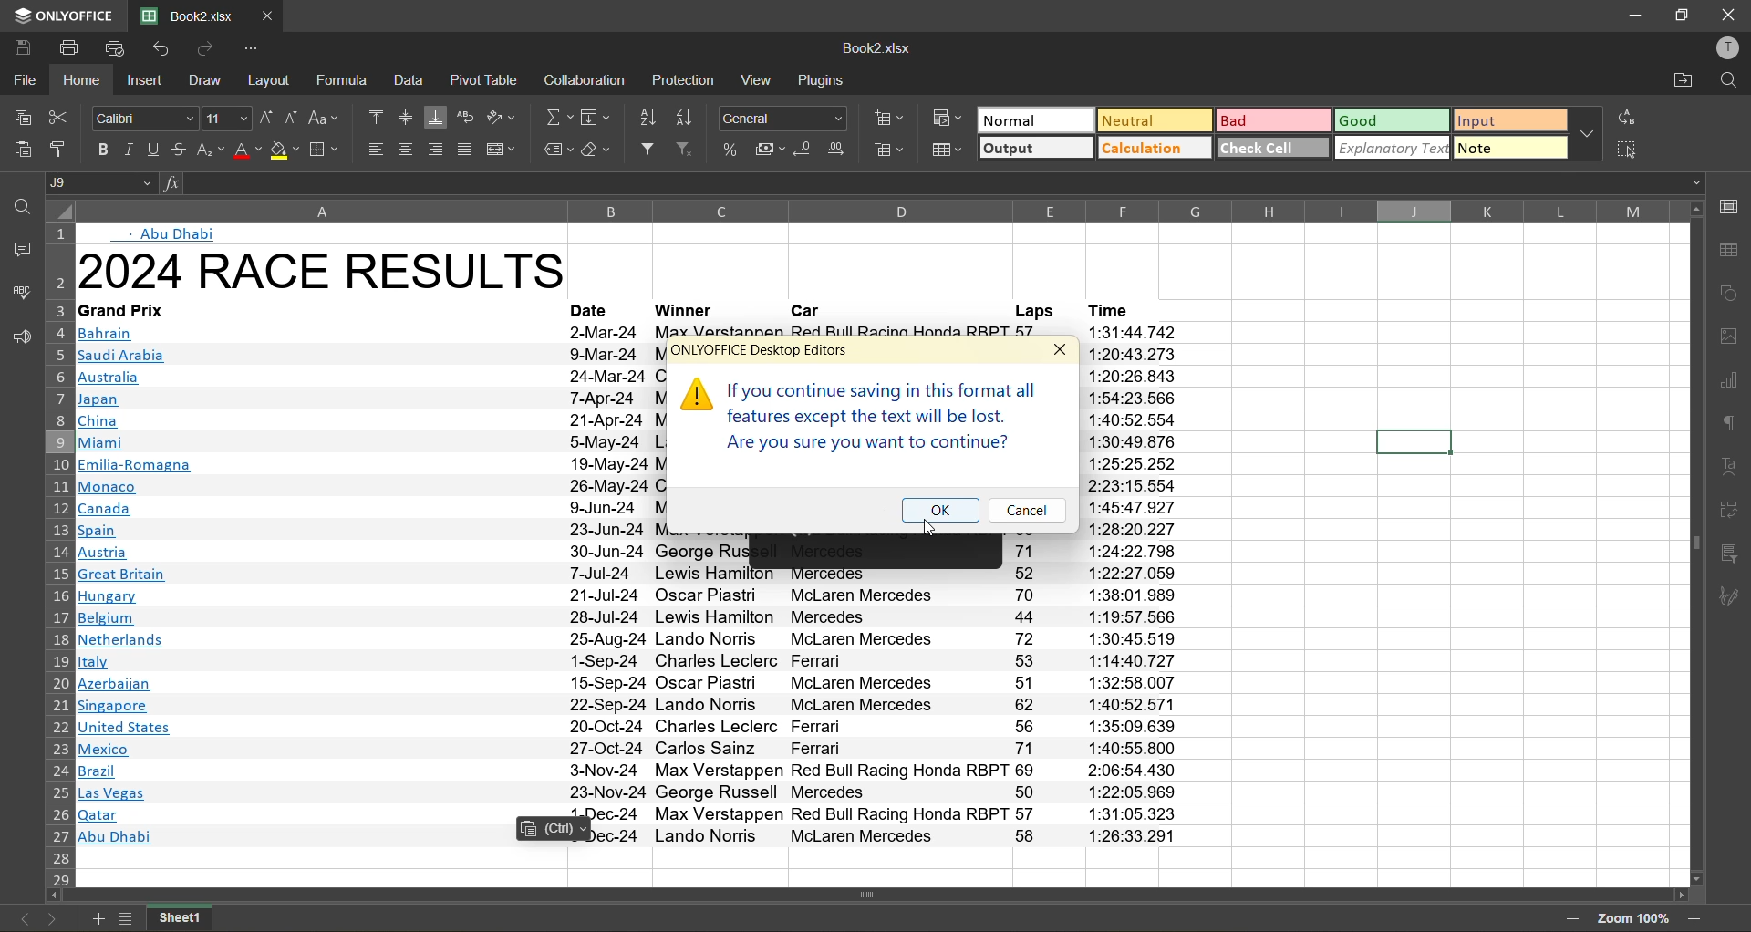  I want to click on list of sheets, so click(124, 919).